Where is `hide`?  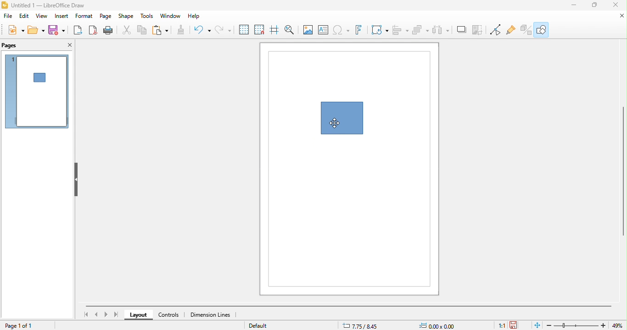
hide is located at coordinates (75, 180).